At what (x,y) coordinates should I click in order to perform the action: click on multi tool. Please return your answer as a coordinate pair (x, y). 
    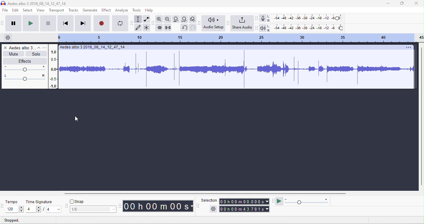
    Looking at the image, I should click on (147, 28).